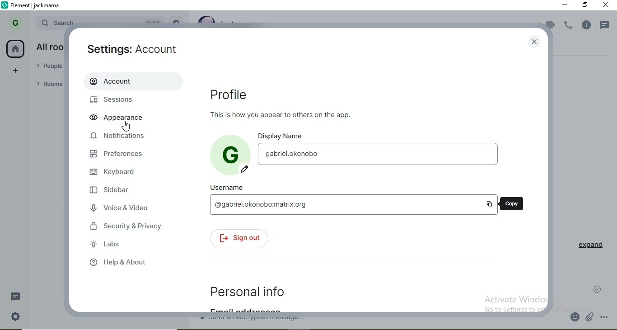 The width and height of the screenshot is (617, 330). What do you see at coordinates (48, 47) in the screenshot?
I see `all rooms` at bounding box center [48, 47].